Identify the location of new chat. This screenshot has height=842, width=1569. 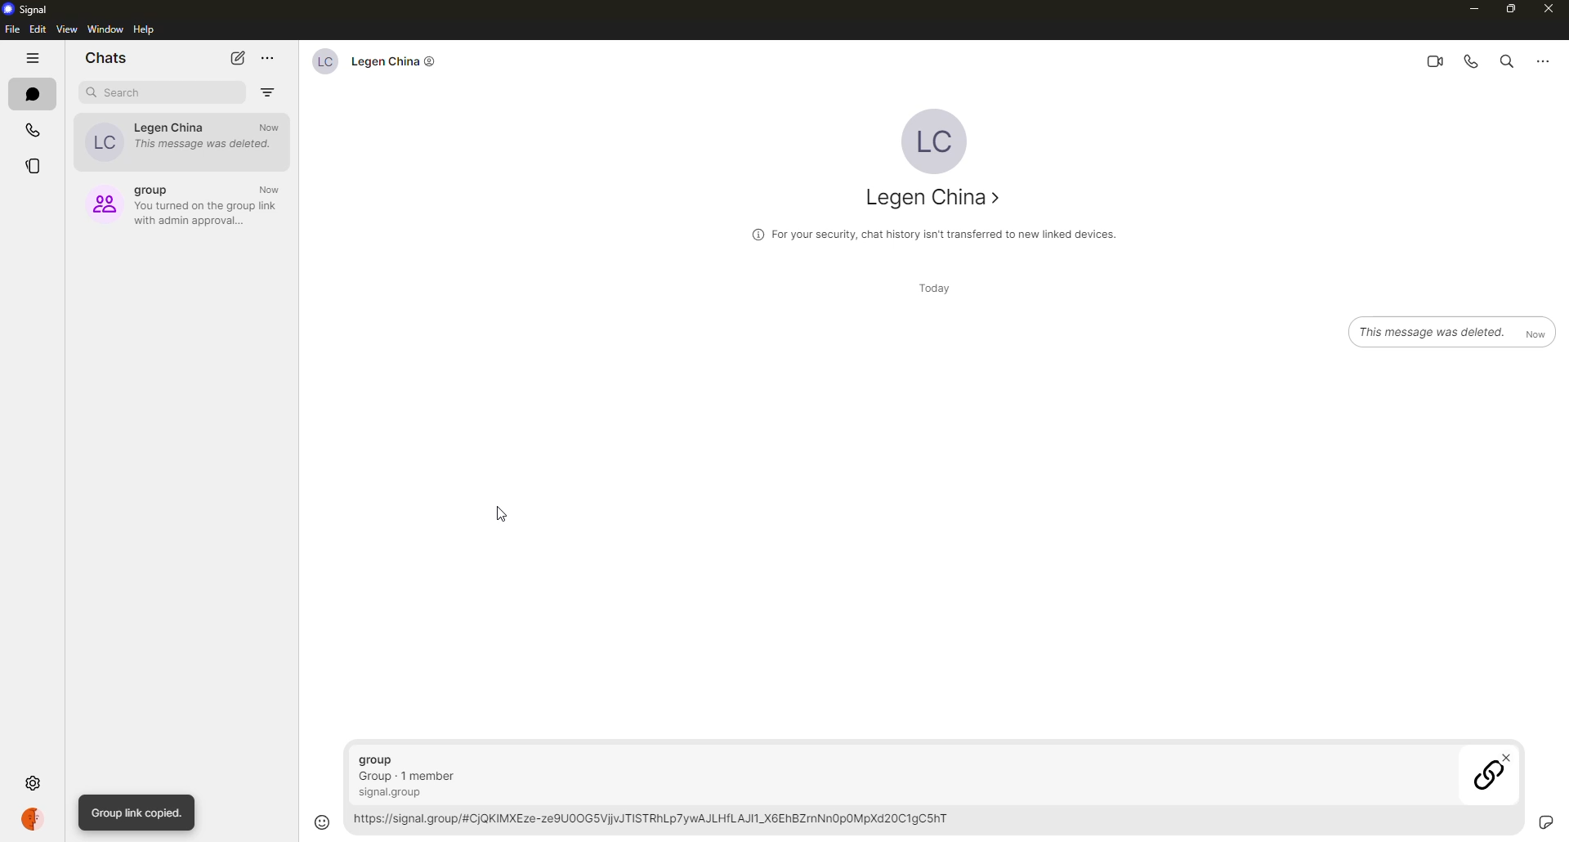
(239, 57).